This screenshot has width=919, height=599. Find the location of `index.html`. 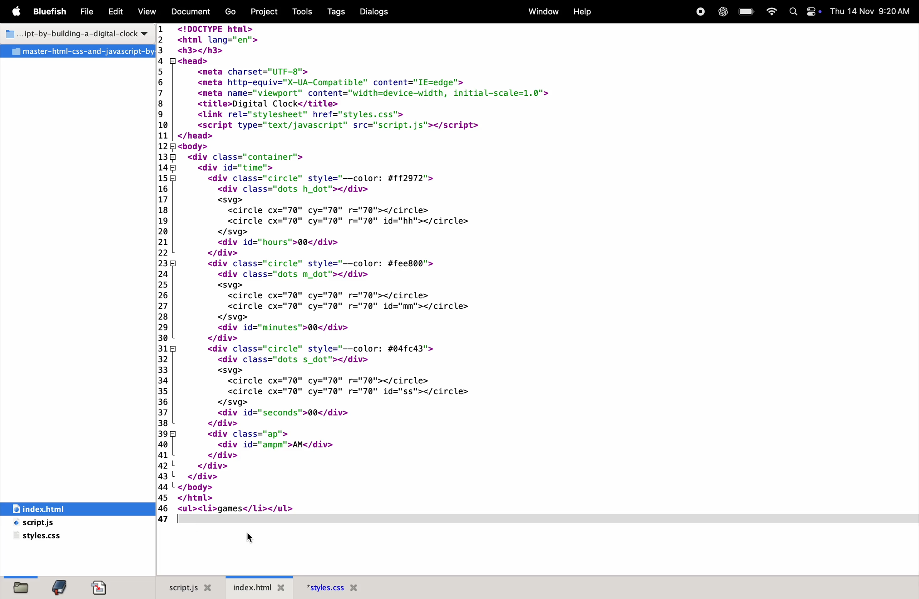

index.html is located at coordinates (263, 587).